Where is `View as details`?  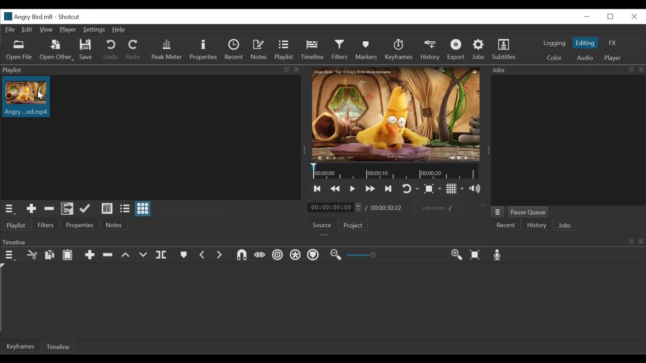
View as details is located at coordinates (107, 208).